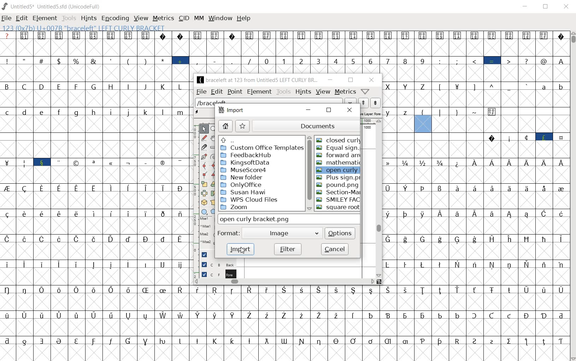  Describe the element at coordinates (204, 175) in the screenshot. I see `Add a corner point` at that location.